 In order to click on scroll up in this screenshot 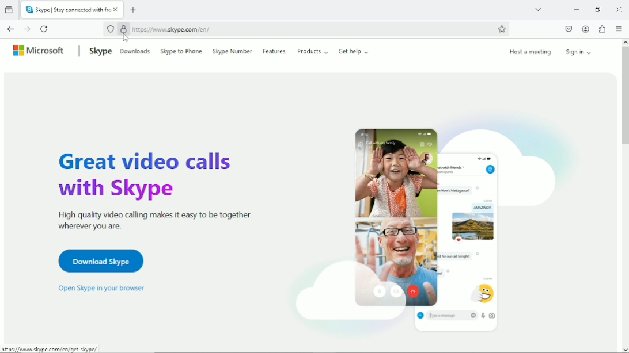, I will do `click(624, 43)`.